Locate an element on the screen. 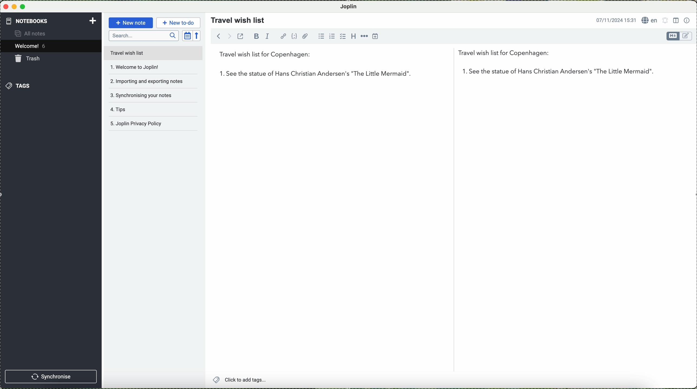  hyperlink is located at coordinates (283, 36).